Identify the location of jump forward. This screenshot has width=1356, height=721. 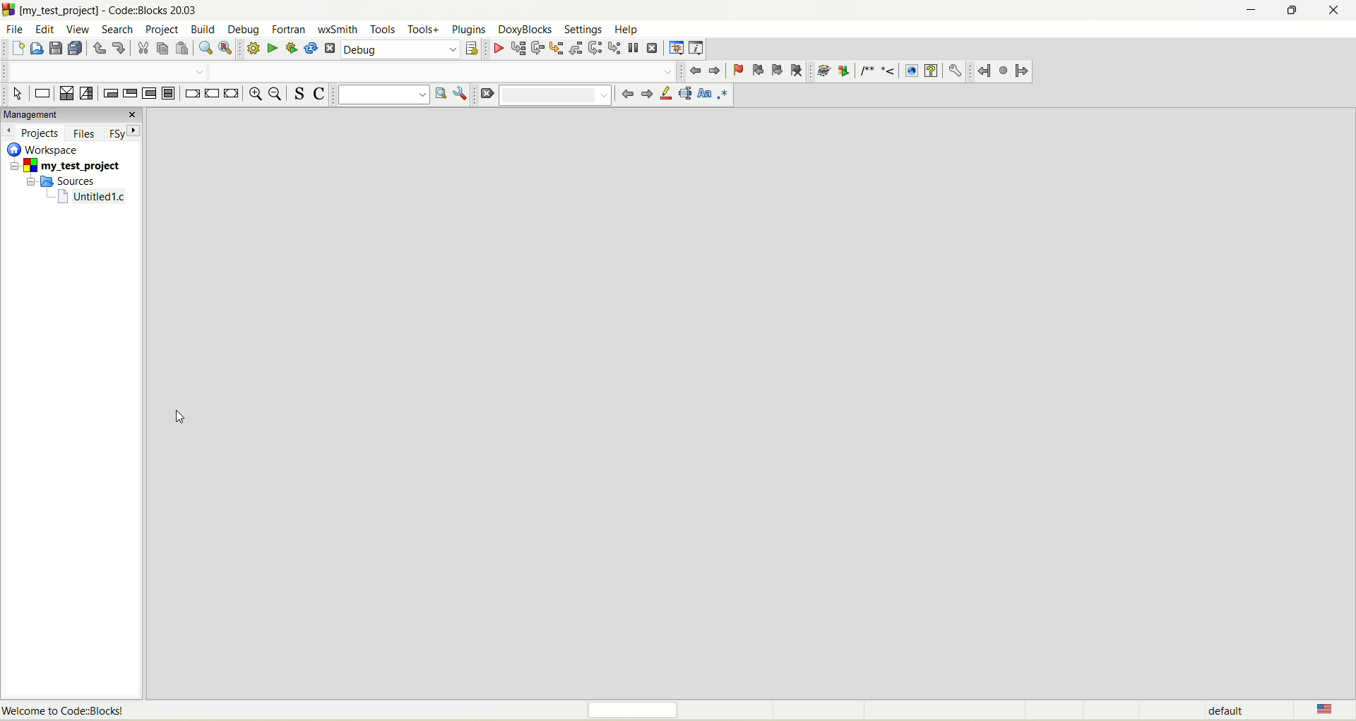
(715, 72).